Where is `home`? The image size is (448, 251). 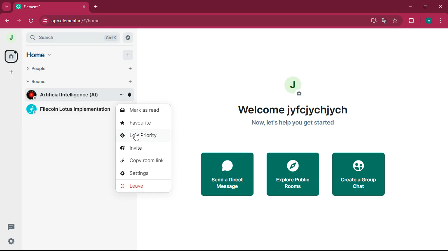 home is located at coordinates (11, 57).